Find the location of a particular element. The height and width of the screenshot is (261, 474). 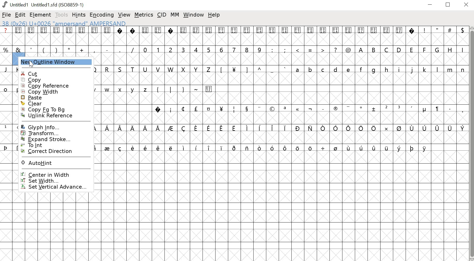

0004 is located at coordinates (56, 36).